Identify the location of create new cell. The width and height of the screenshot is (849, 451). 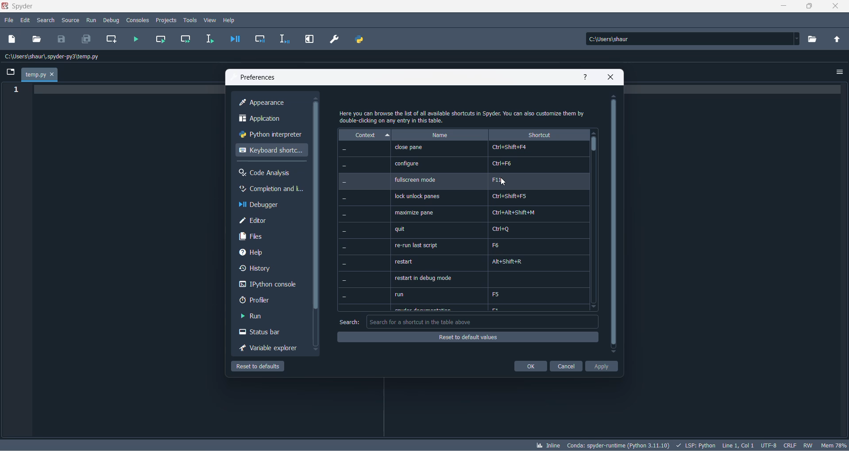
(110, 39).